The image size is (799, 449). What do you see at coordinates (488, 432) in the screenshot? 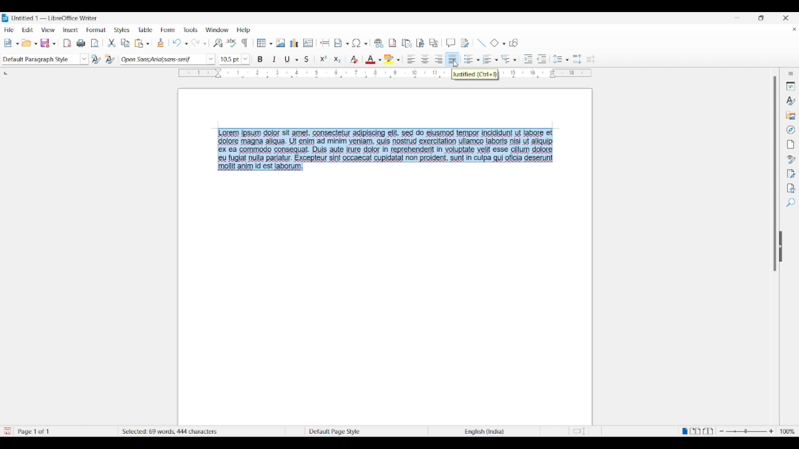
I see `English (India)` at bounding box center [488, 432].